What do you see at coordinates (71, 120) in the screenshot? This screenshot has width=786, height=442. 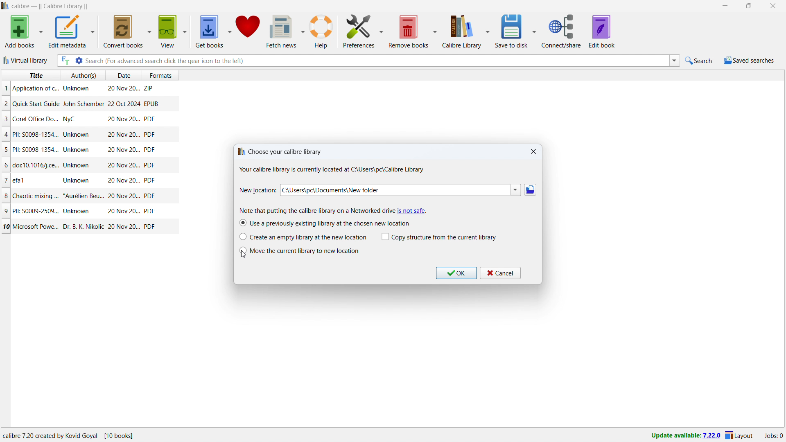 I see `Author` at bounding box center [71, 120].